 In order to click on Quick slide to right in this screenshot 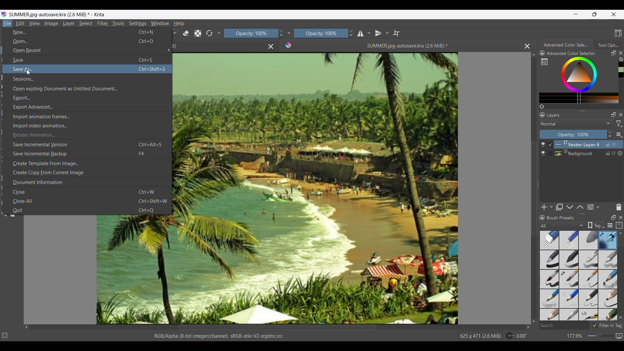, I will do `click(528, 327)`.